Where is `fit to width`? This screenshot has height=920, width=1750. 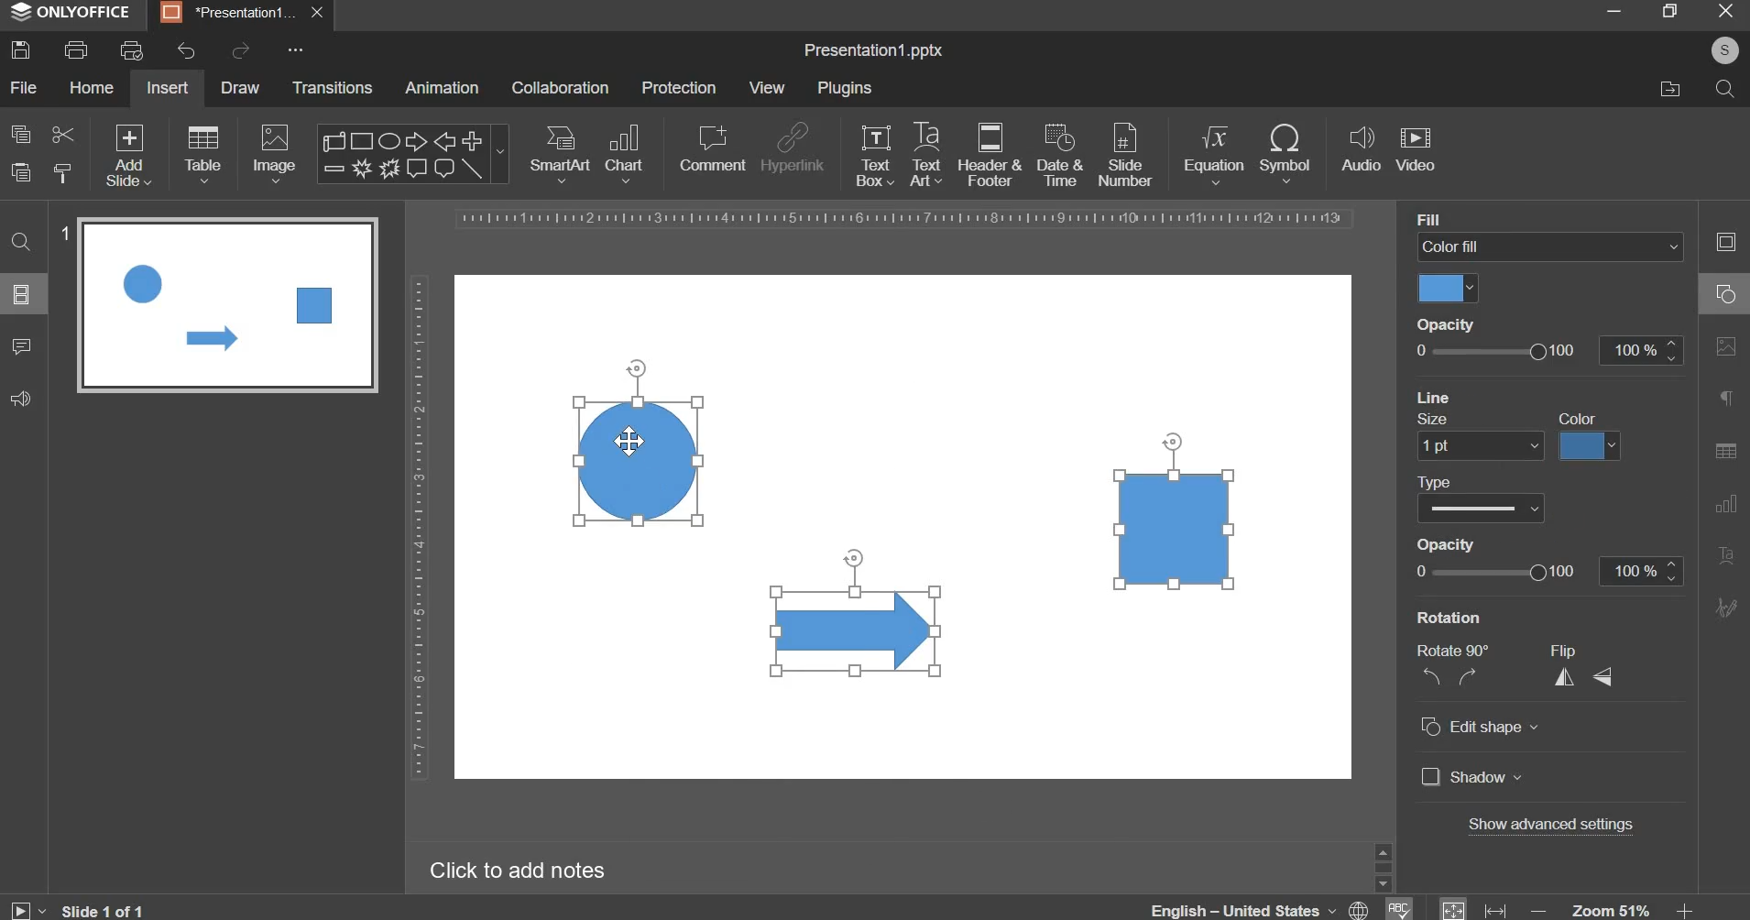 fit to width is located at coordinates (1497, 910).